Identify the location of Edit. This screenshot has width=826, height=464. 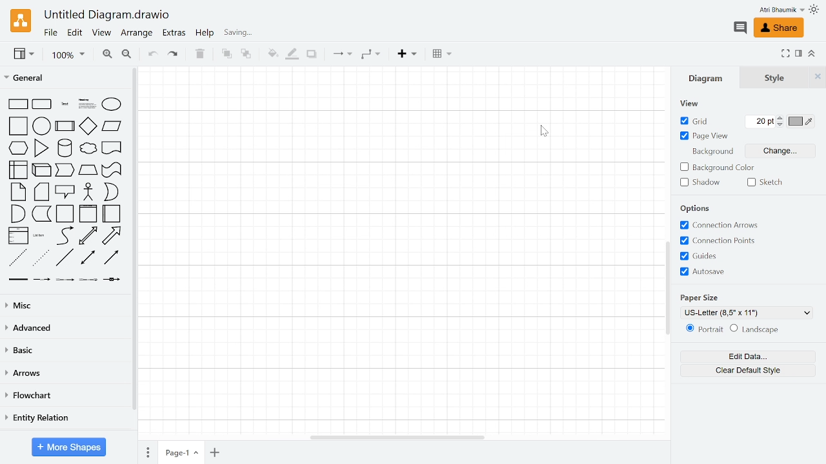
(76, 33).